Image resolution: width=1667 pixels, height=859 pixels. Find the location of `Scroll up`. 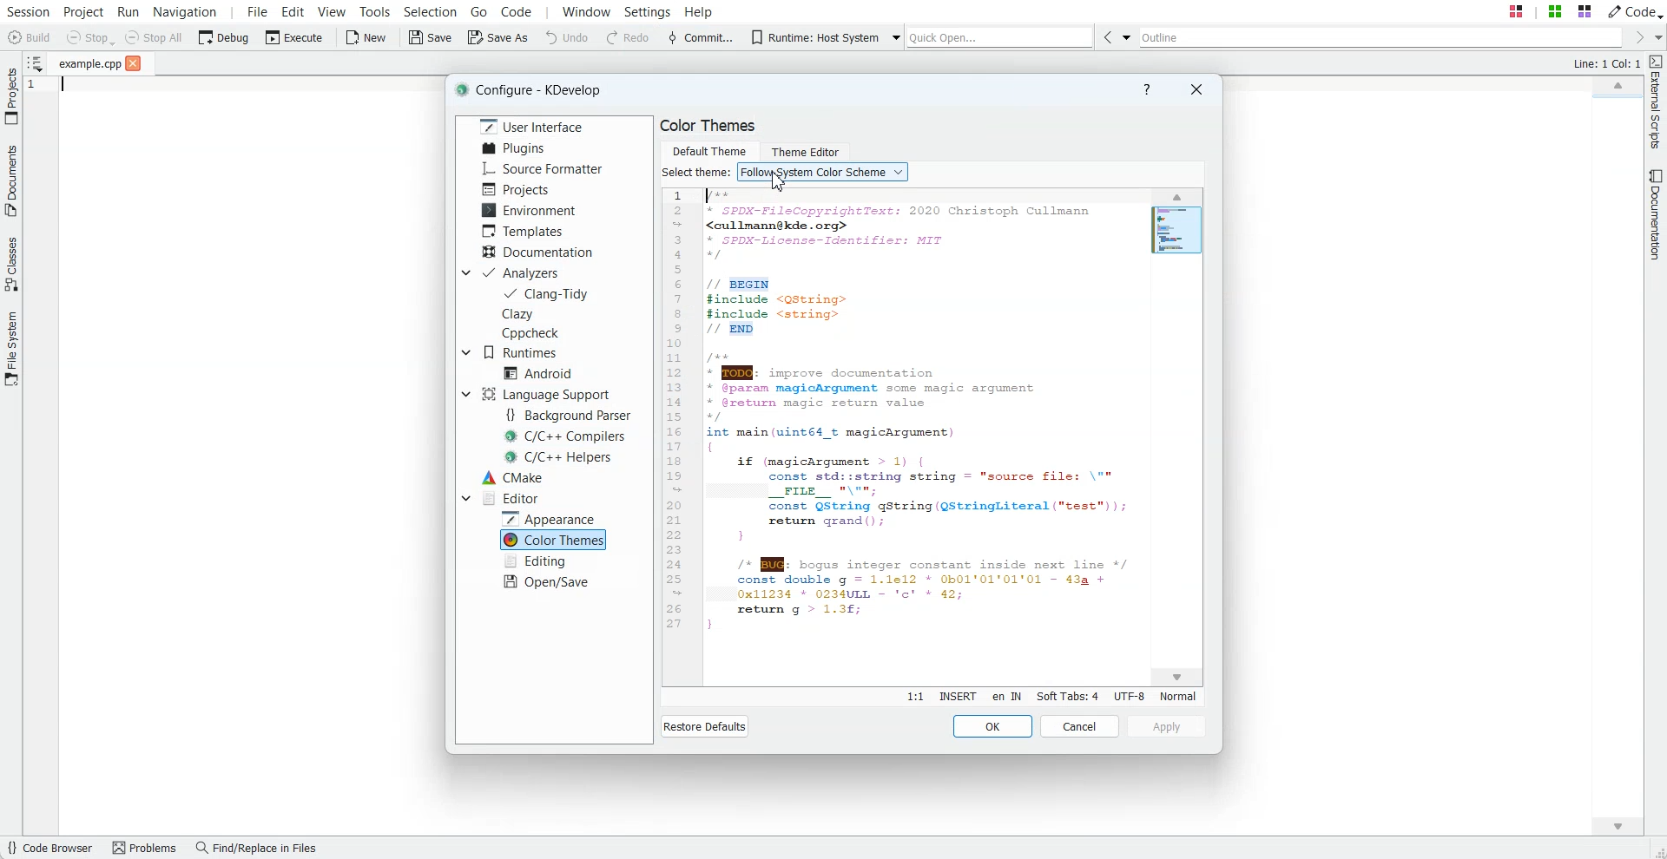

Scroll up is located at coordinates (1617, 83).